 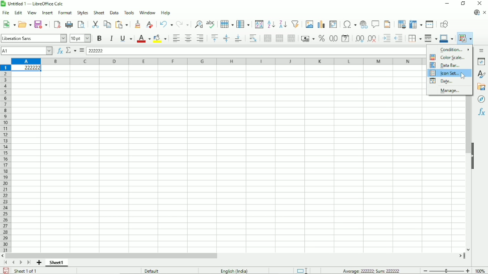 I want to click on Format as currency, so click(x=307, y=38).